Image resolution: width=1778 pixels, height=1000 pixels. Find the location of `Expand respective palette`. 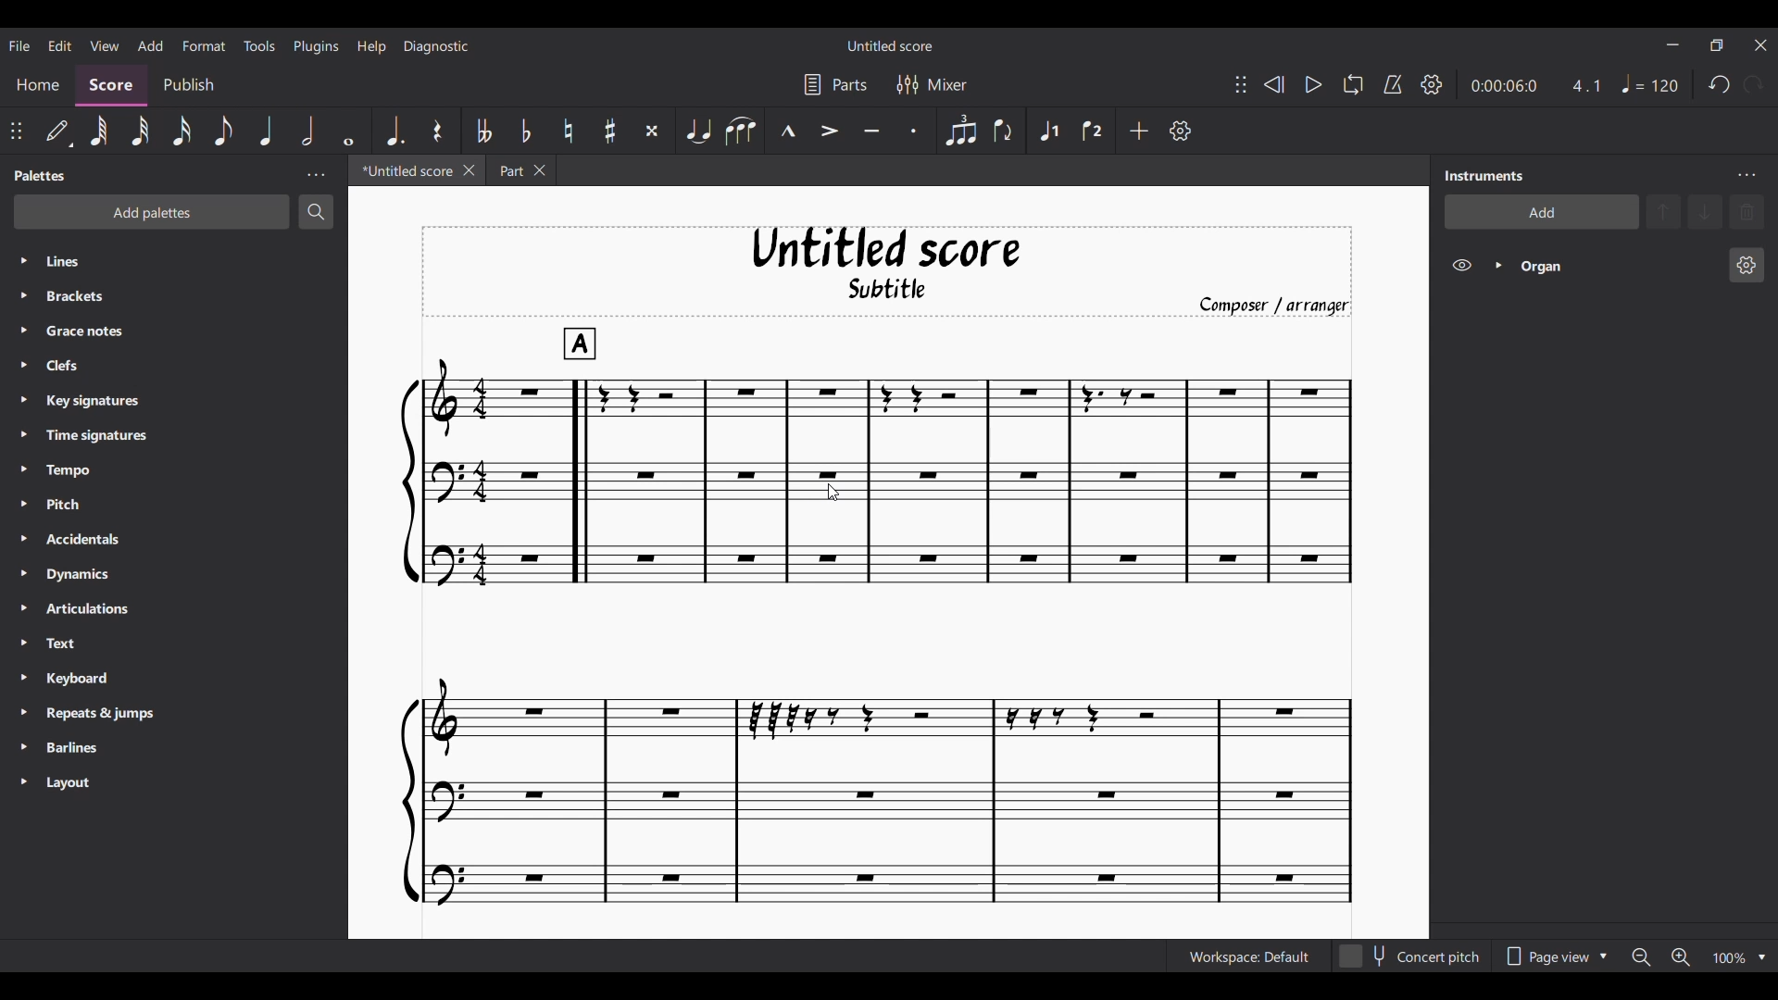

Expand respective palette is located at coordinates (23, 521).